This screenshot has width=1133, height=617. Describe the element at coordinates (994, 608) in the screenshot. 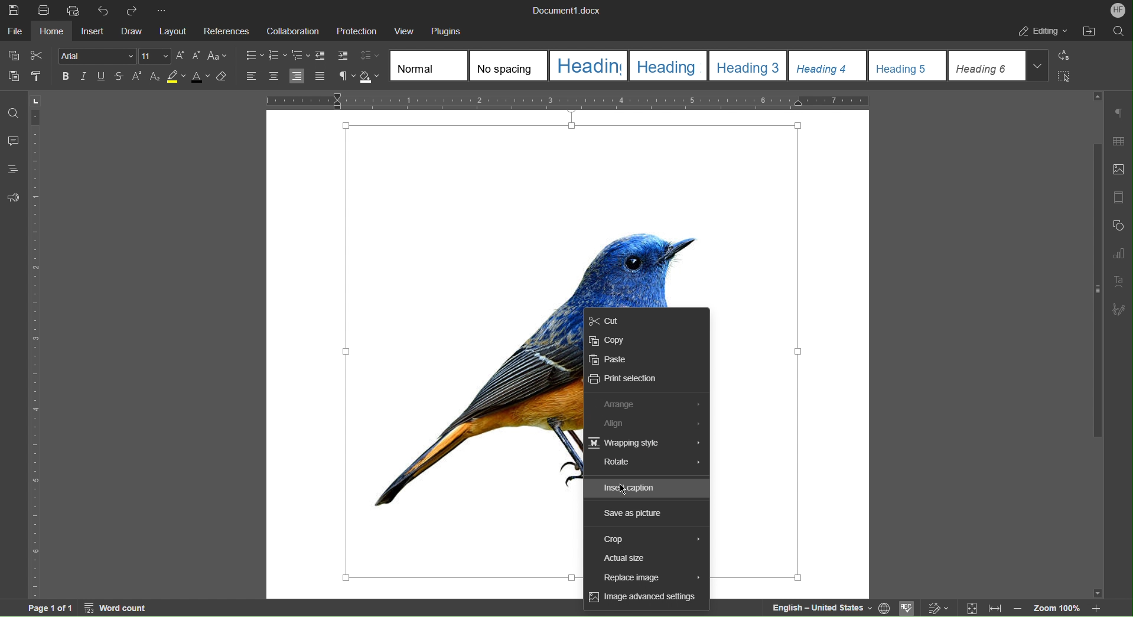

I see `Fit to width` at that location.